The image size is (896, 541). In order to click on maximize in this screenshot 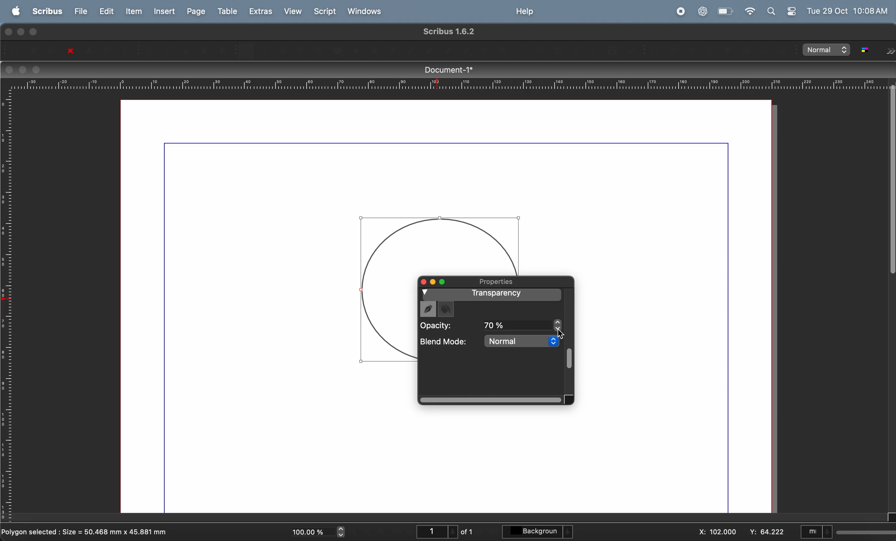, I will do `click(444, 283)`.